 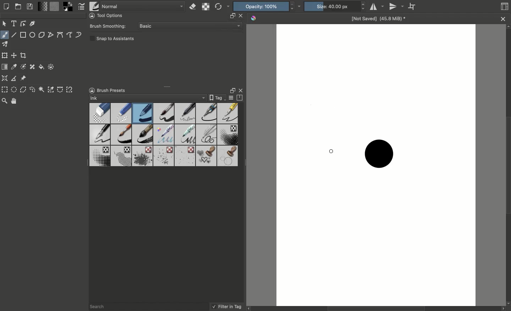 I want to click on Basic, so click(x=190, y=27).